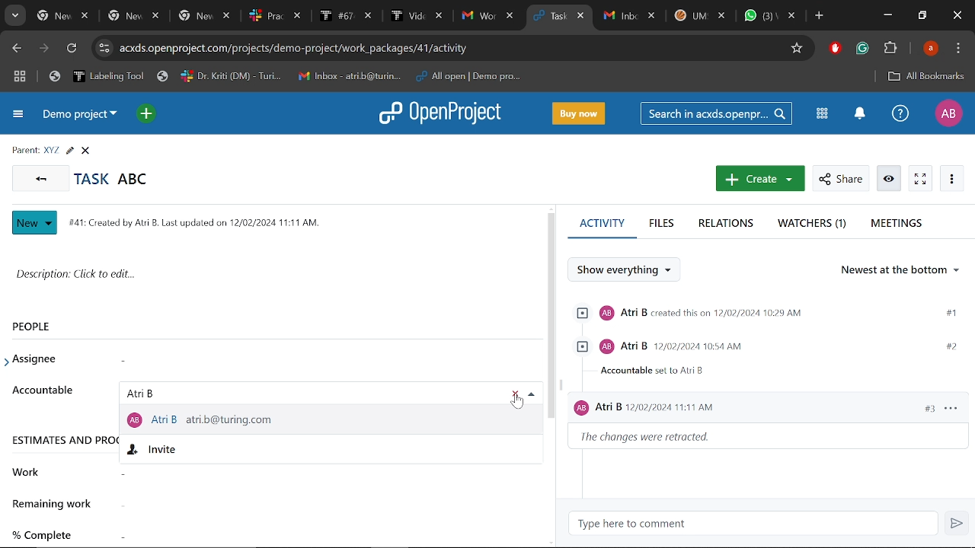 The height and width of the screenshot is (548, 975). What do you see at coordinates (20, 78) in the screenshot?
I see `Tab groups` at bounding box center [20, 78].